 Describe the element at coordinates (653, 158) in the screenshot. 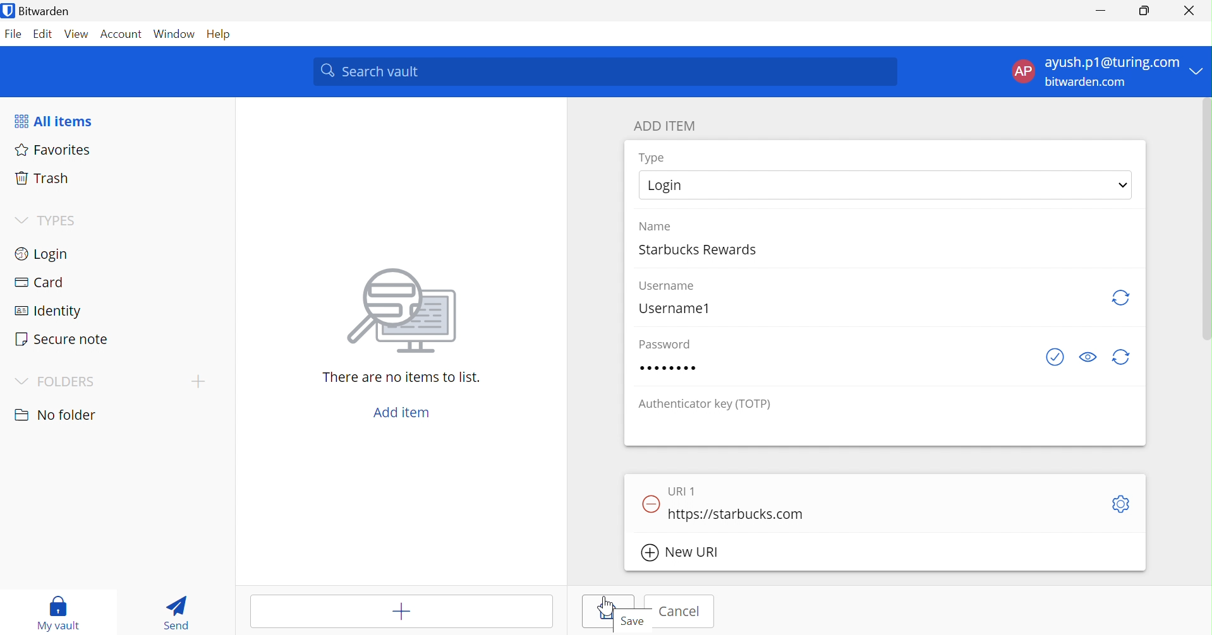

I see `Type` at that location.